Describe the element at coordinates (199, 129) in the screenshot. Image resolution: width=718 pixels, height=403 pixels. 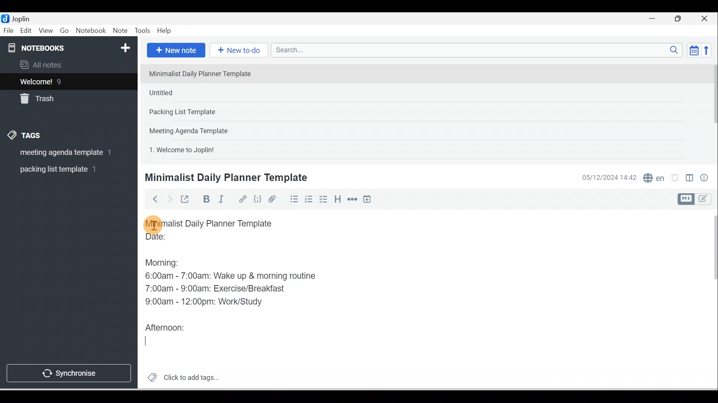
I see `Note 4` at that location.